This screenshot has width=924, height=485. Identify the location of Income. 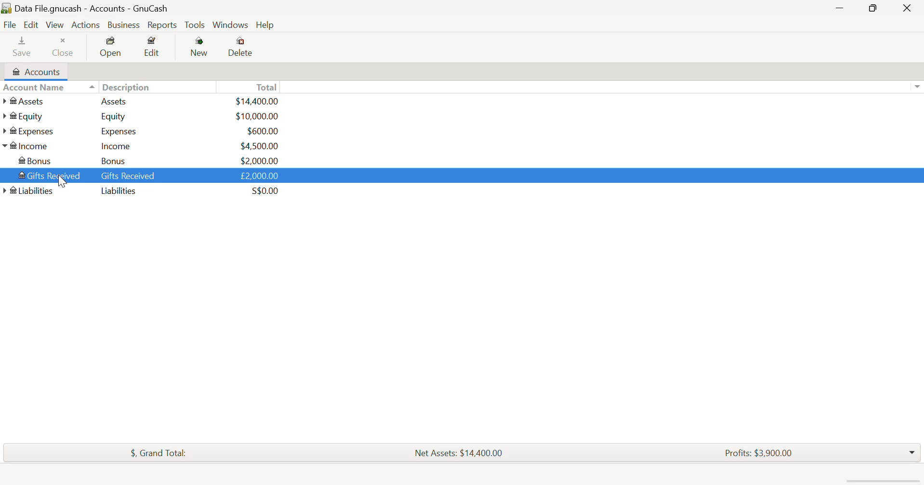
(29, 145).